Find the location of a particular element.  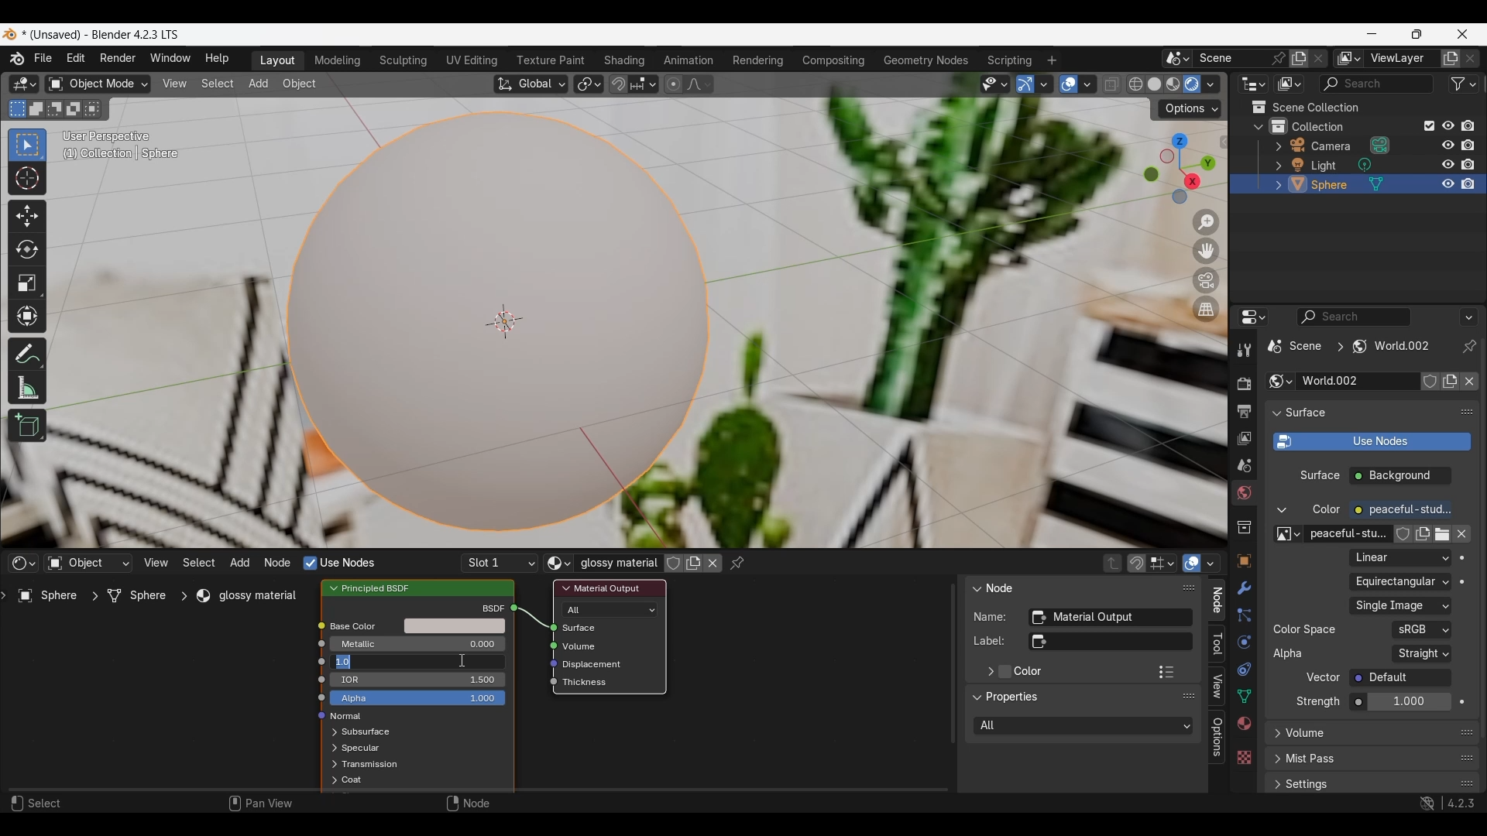

Delete scene is located at coordinates (1318, 58).